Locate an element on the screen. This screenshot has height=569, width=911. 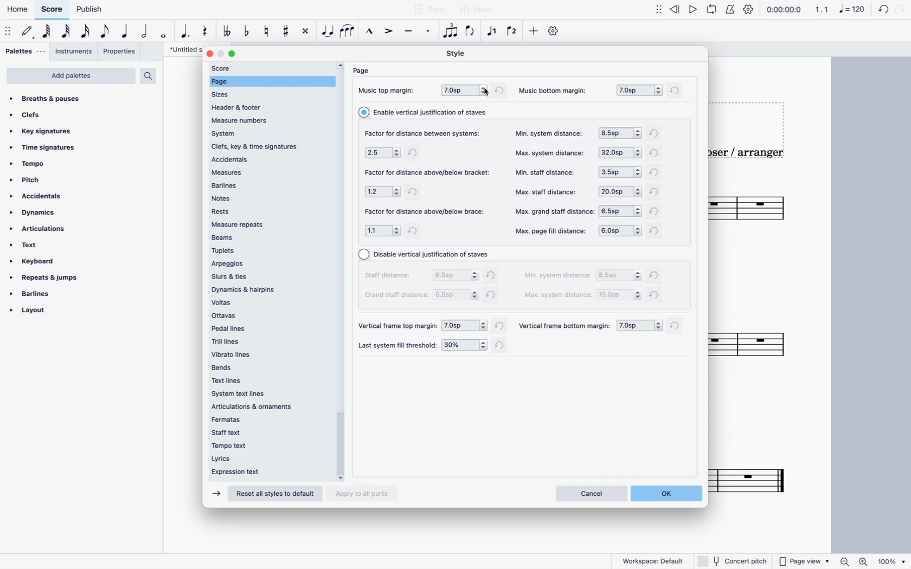
play is located at coordinates (694, 11).